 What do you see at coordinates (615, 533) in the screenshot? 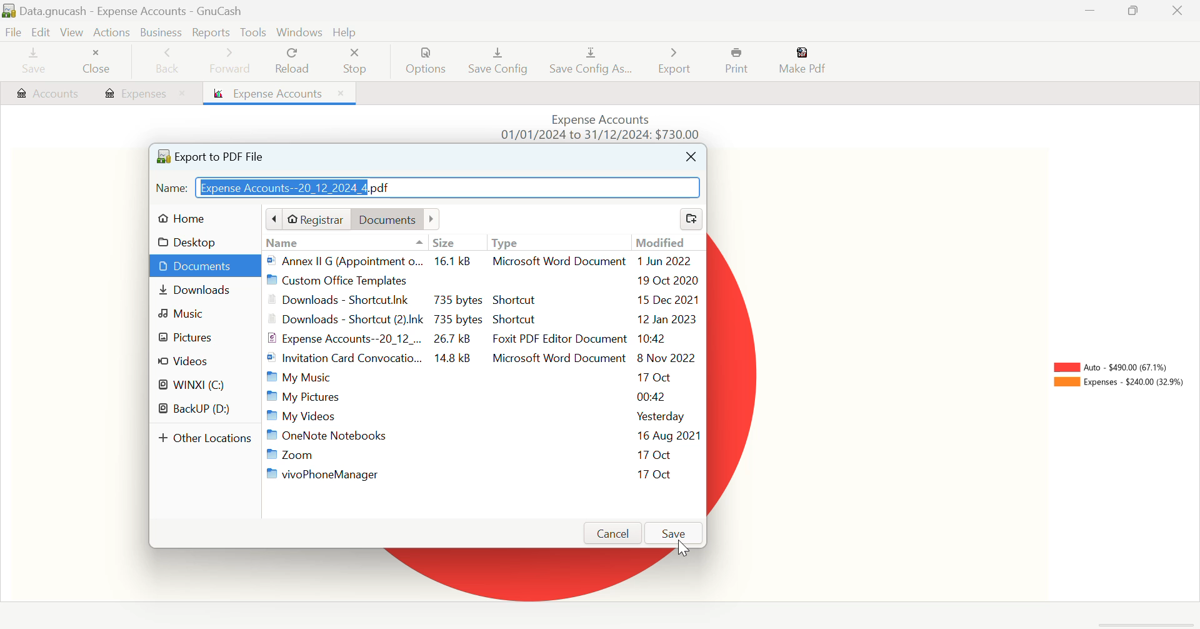
I see `Cancel` at bounding box center [615, 533].